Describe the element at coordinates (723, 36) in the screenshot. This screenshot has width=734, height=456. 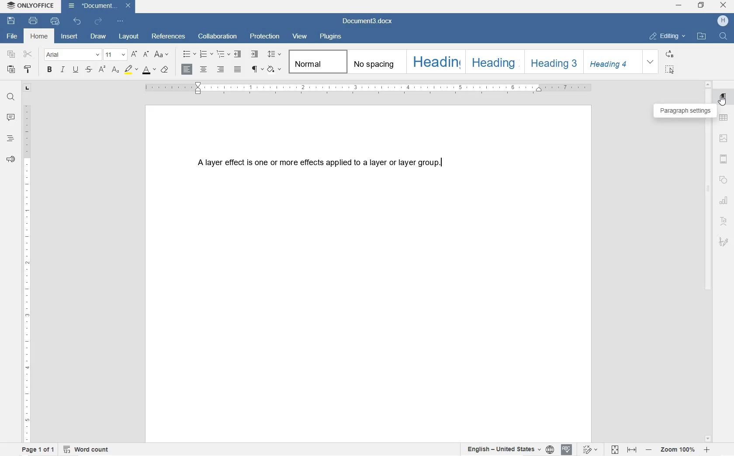
I see `FIND` at that location.